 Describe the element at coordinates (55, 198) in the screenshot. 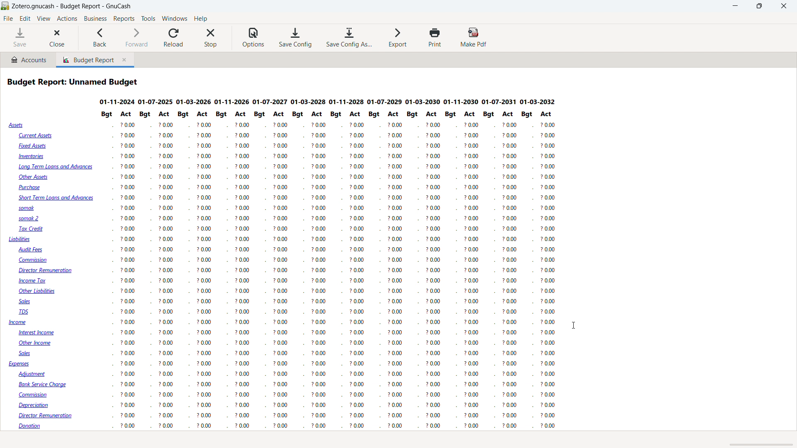

I see `hort Term Loans and Advances` at that location.